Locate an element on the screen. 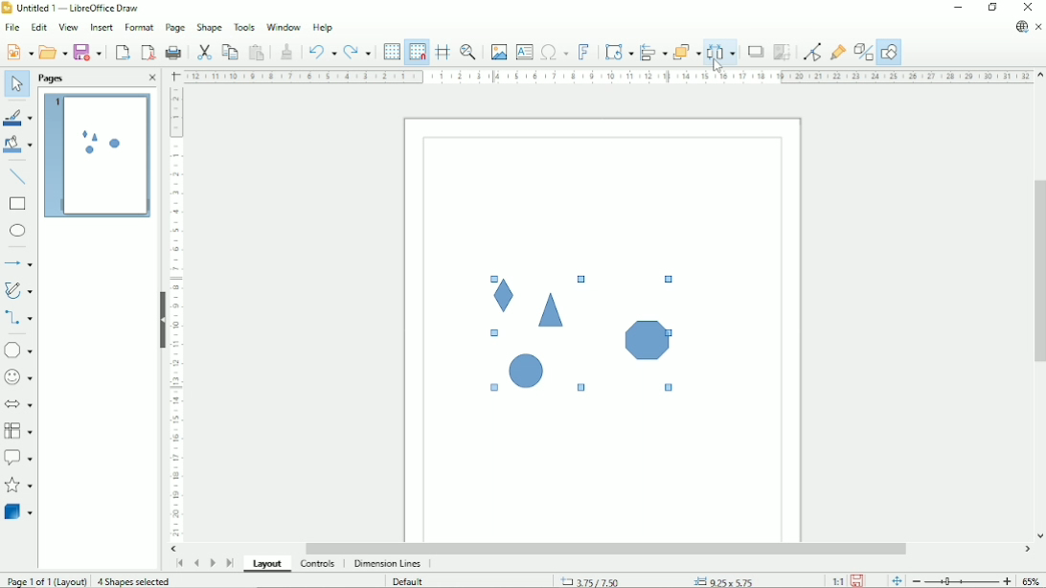 The image size is (1046, 588). Restore down is located at coordinates (994, 9).